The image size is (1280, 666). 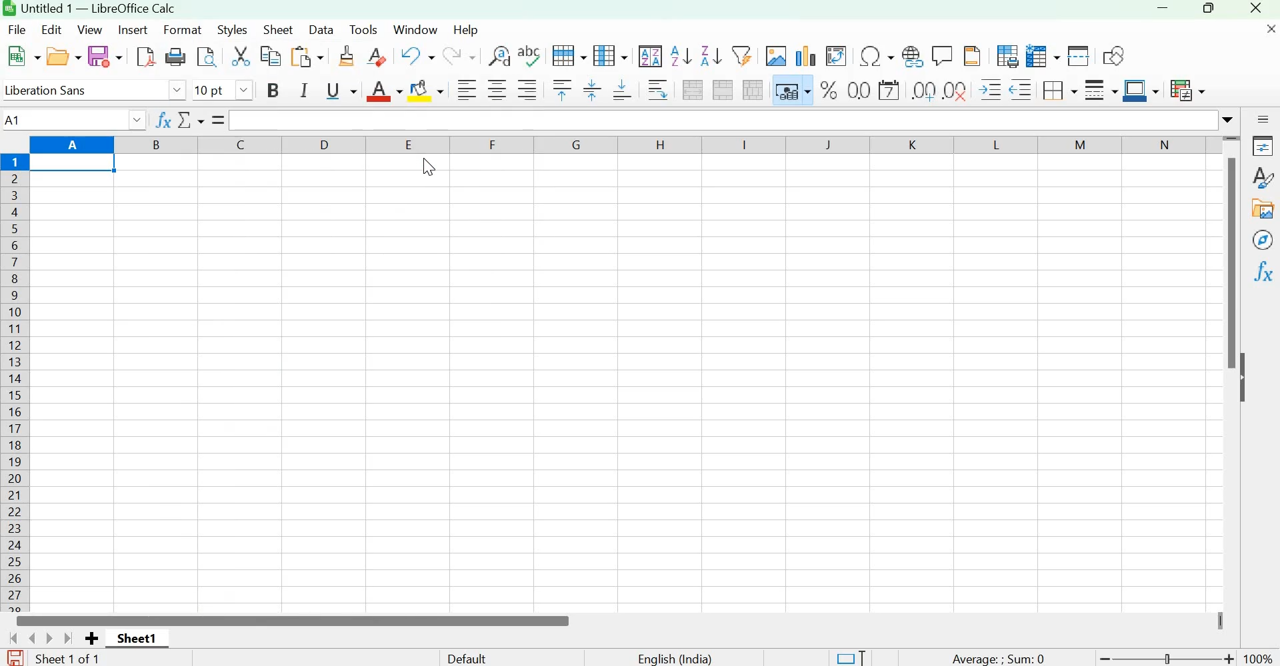 What do you see at coordinates (561, 91) in the screenshot?
I see `Align top` at bounding box center [561, 91].